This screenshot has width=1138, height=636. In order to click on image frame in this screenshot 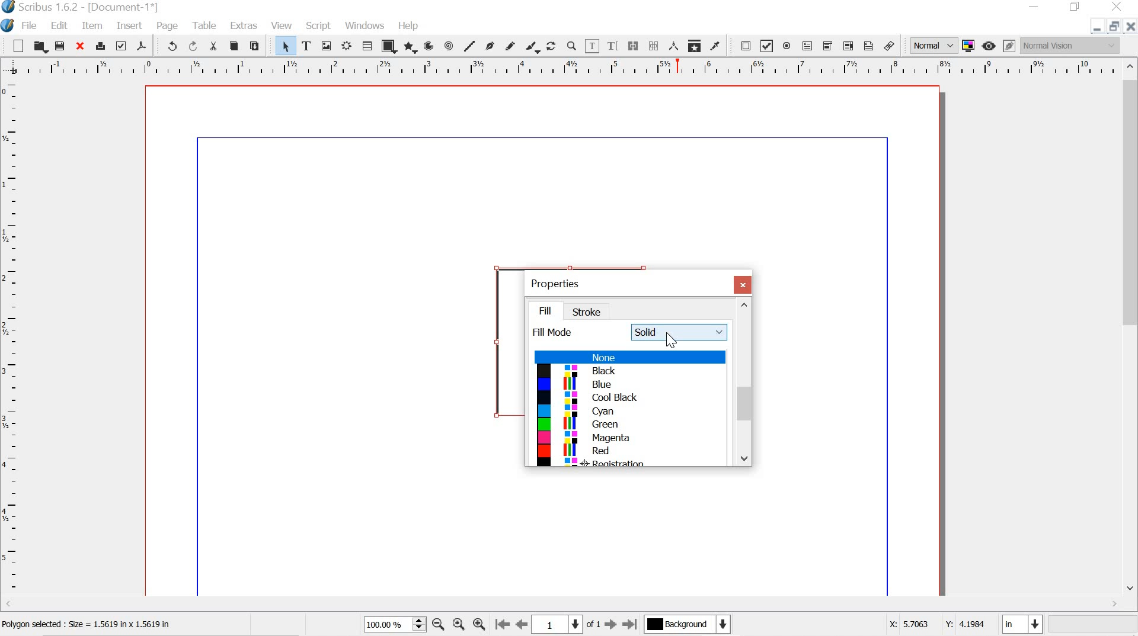, I will do `click(327, 46)`.